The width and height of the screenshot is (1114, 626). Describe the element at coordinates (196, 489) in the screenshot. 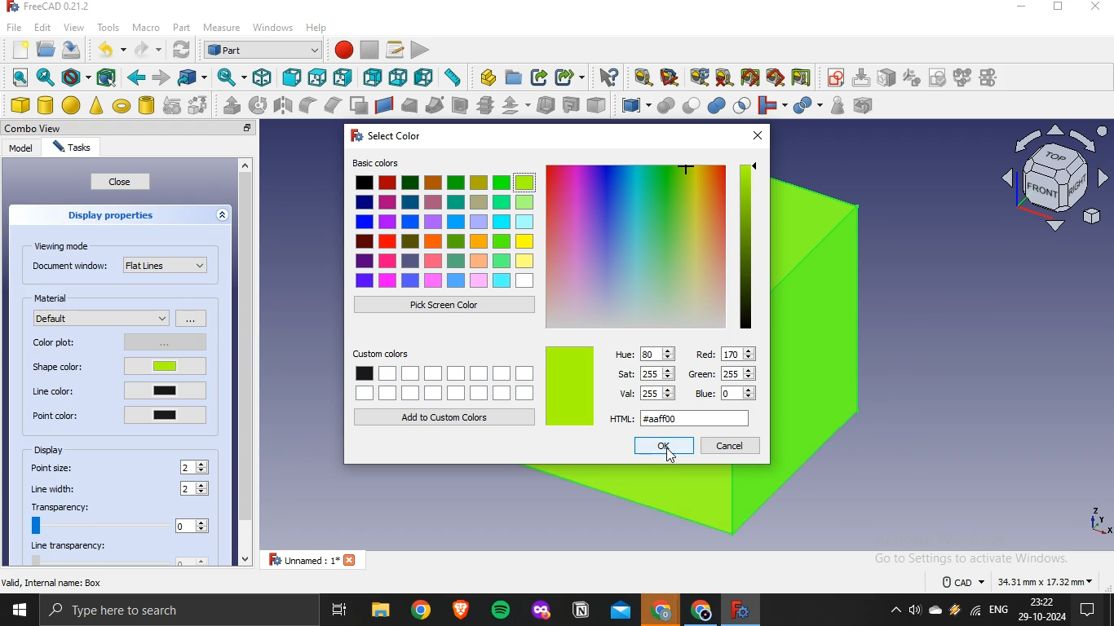

I see `2` at that location.